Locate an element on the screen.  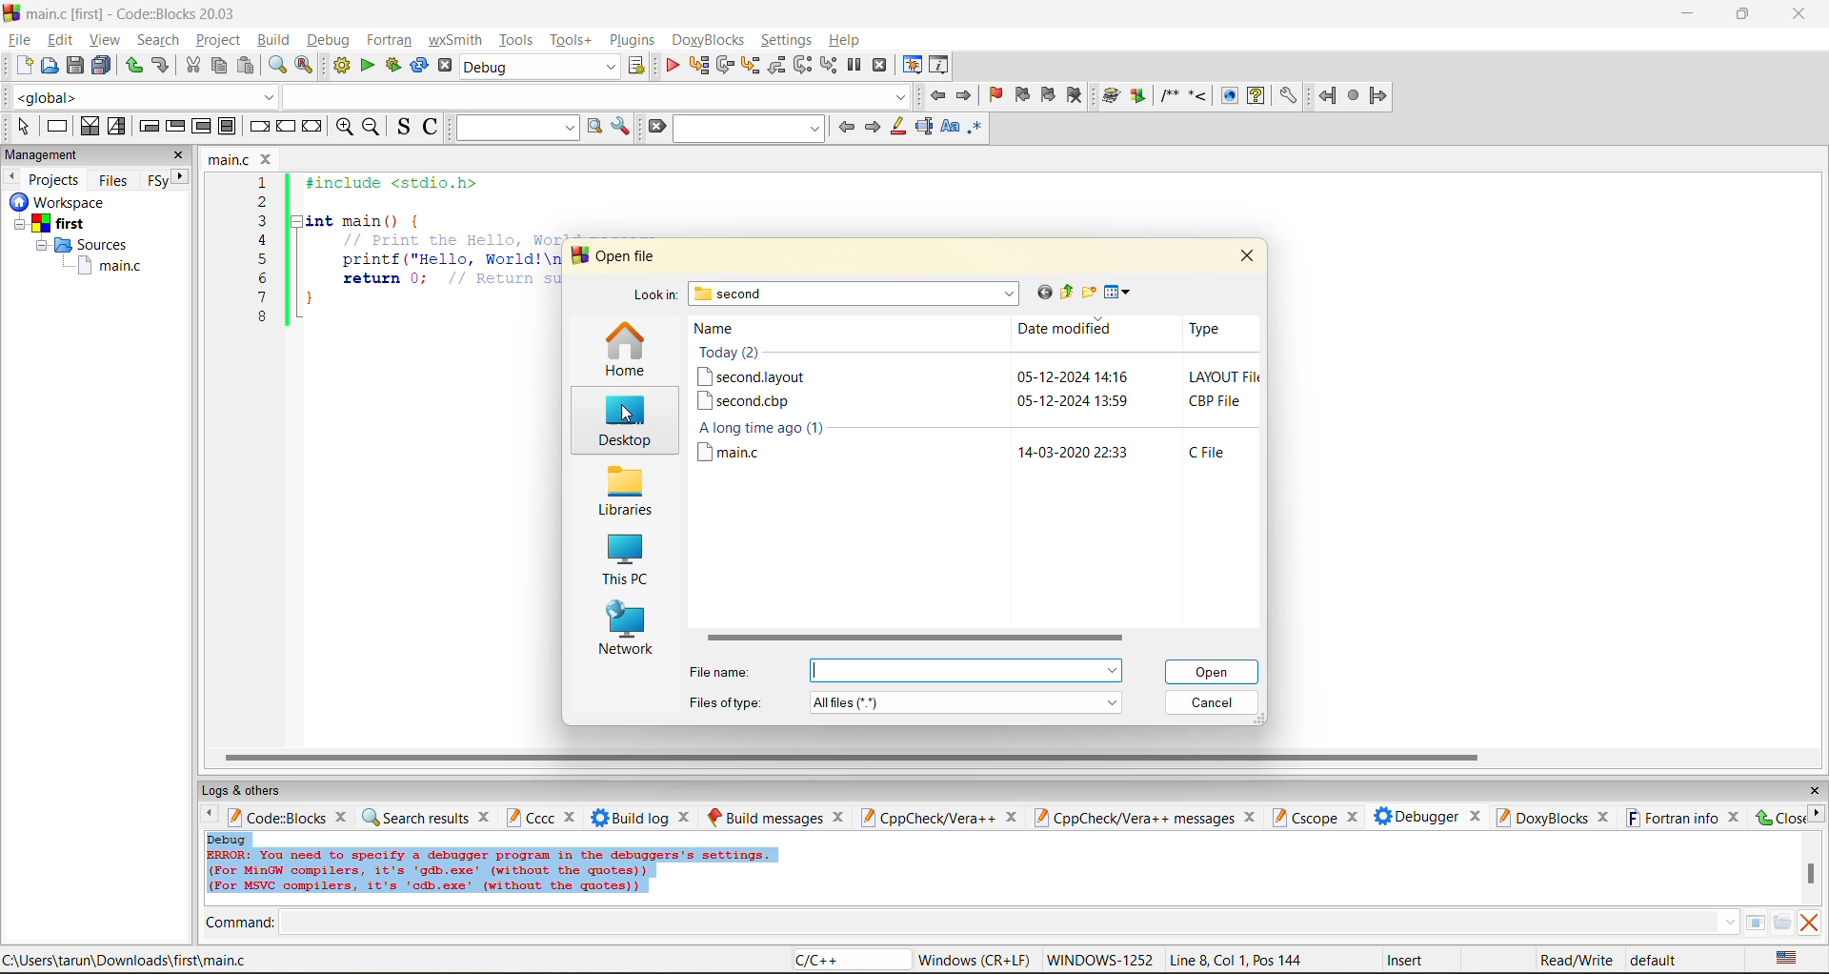
file type is located at coordinates (1226, 377).